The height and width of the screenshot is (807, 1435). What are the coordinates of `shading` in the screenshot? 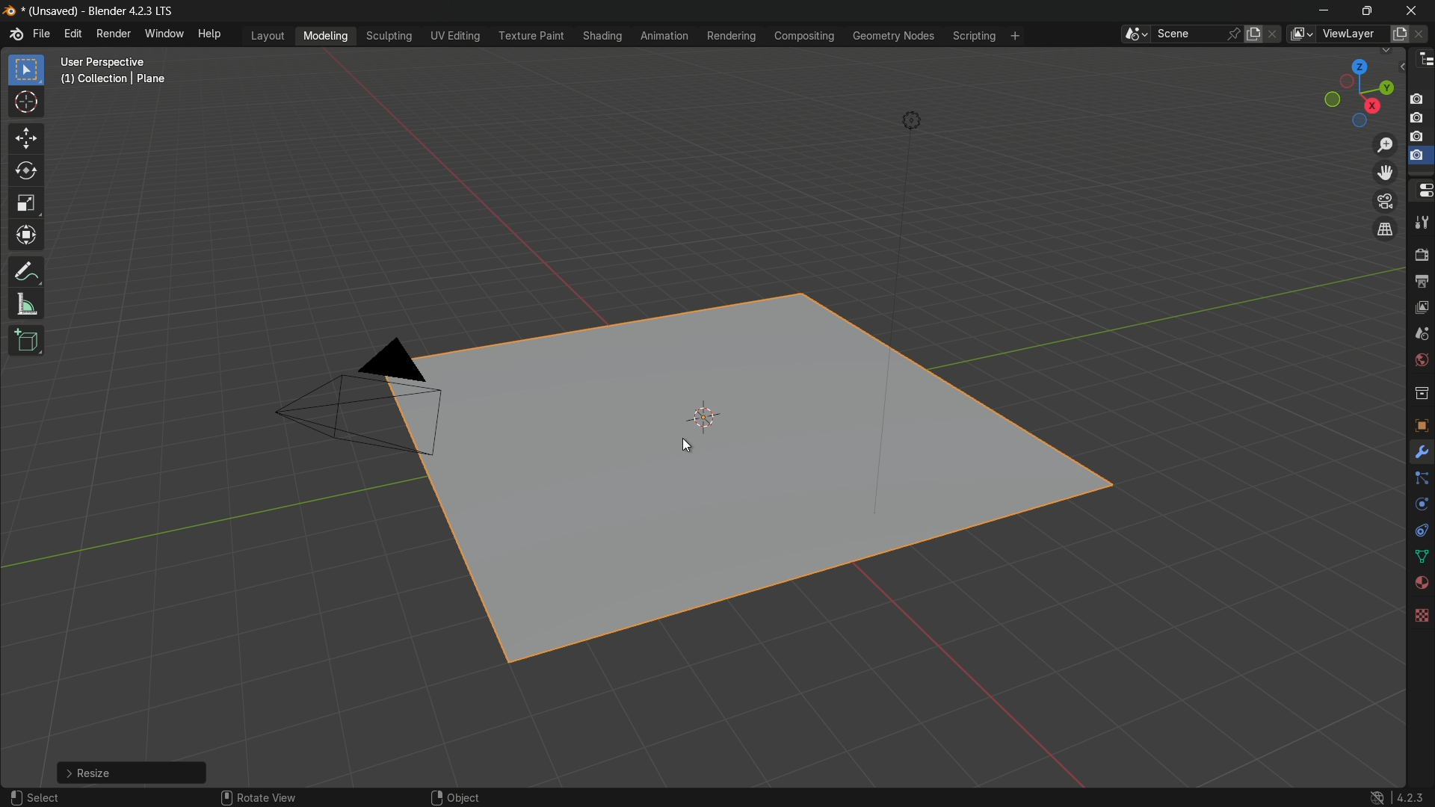 It's located at (601, 36).